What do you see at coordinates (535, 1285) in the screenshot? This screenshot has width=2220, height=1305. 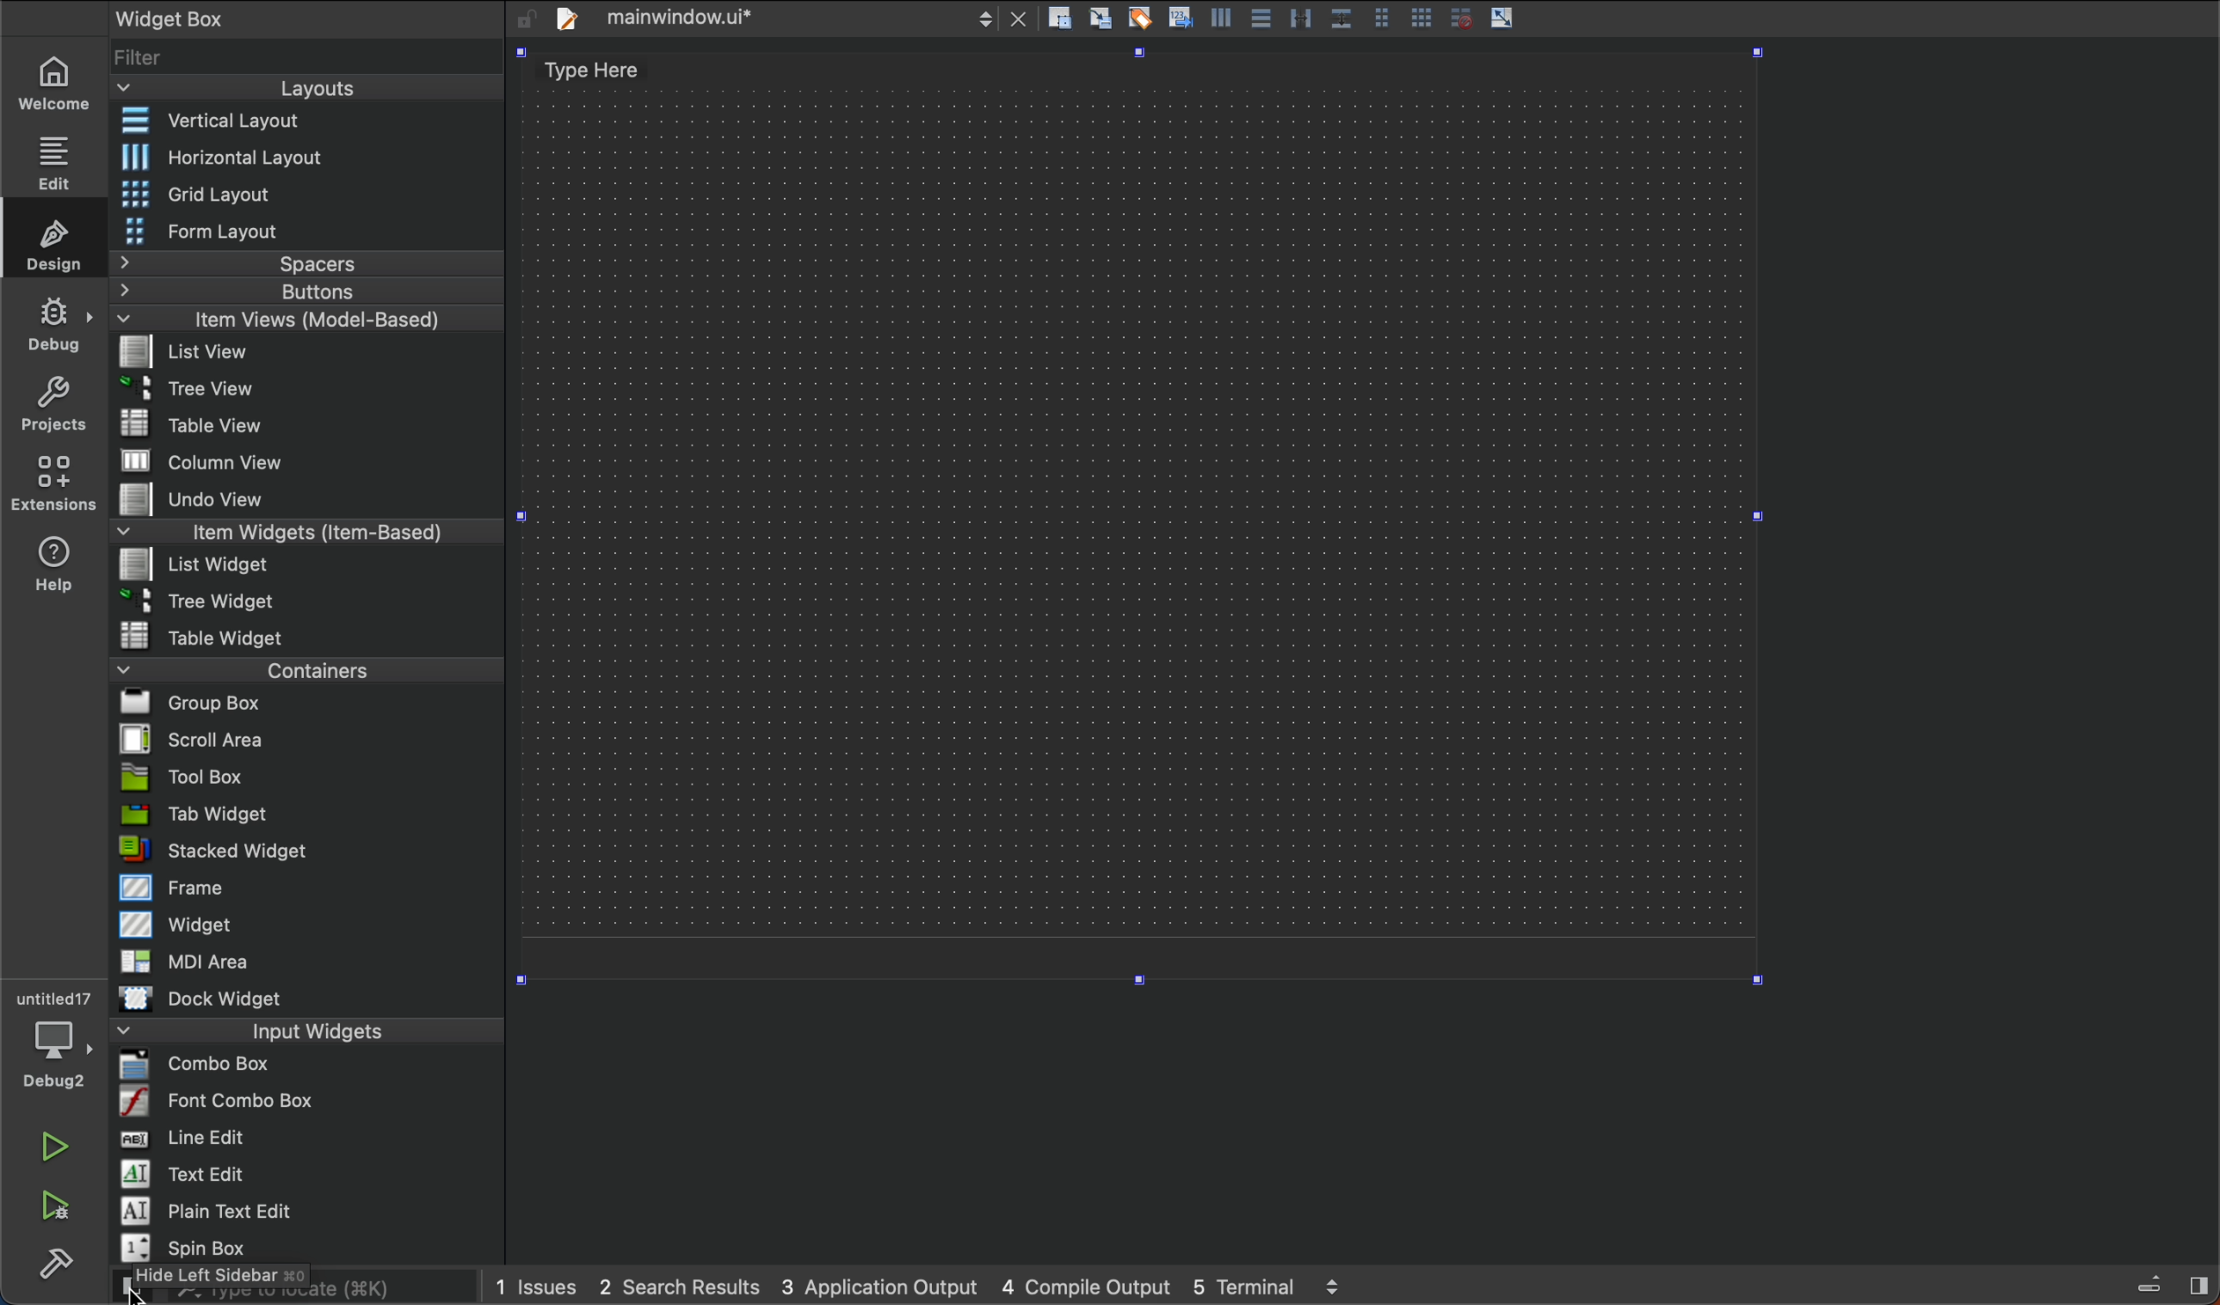 I see `1 Issues` at bounding box center [535, 1285].